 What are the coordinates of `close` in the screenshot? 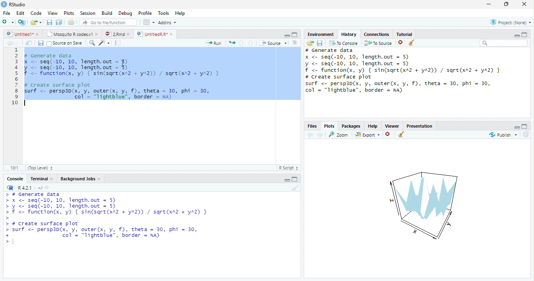 It's located at (38, 34).